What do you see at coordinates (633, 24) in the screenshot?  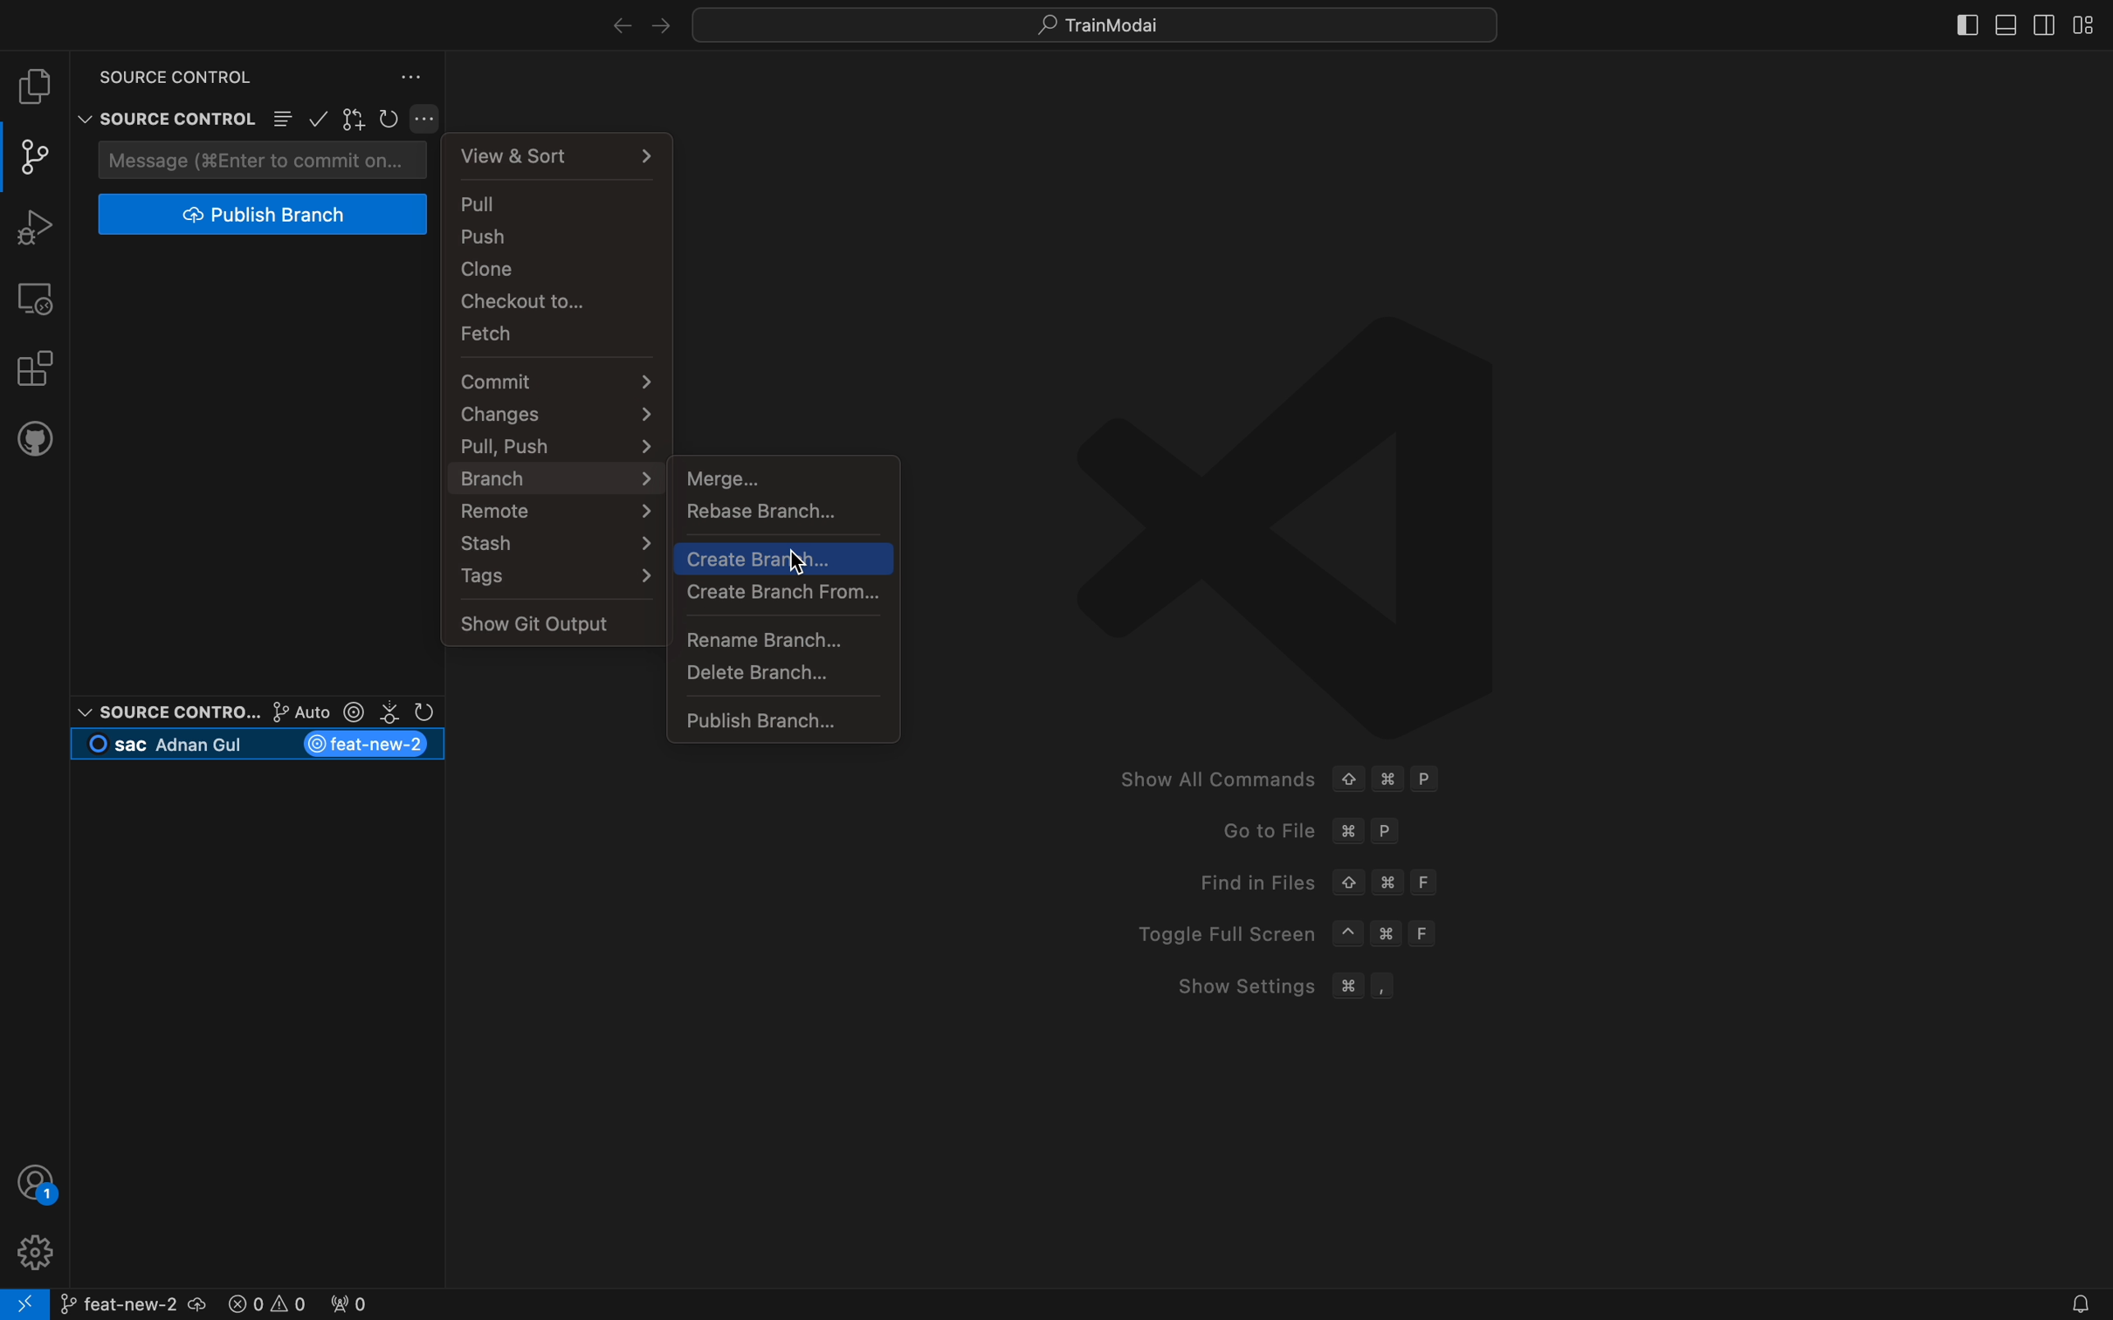 I see `arrows` at bounding box center [633, 24].